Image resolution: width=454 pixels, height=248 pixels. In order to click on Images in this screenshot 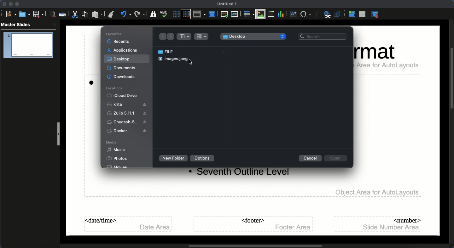, I will do `click(260, 15)`.